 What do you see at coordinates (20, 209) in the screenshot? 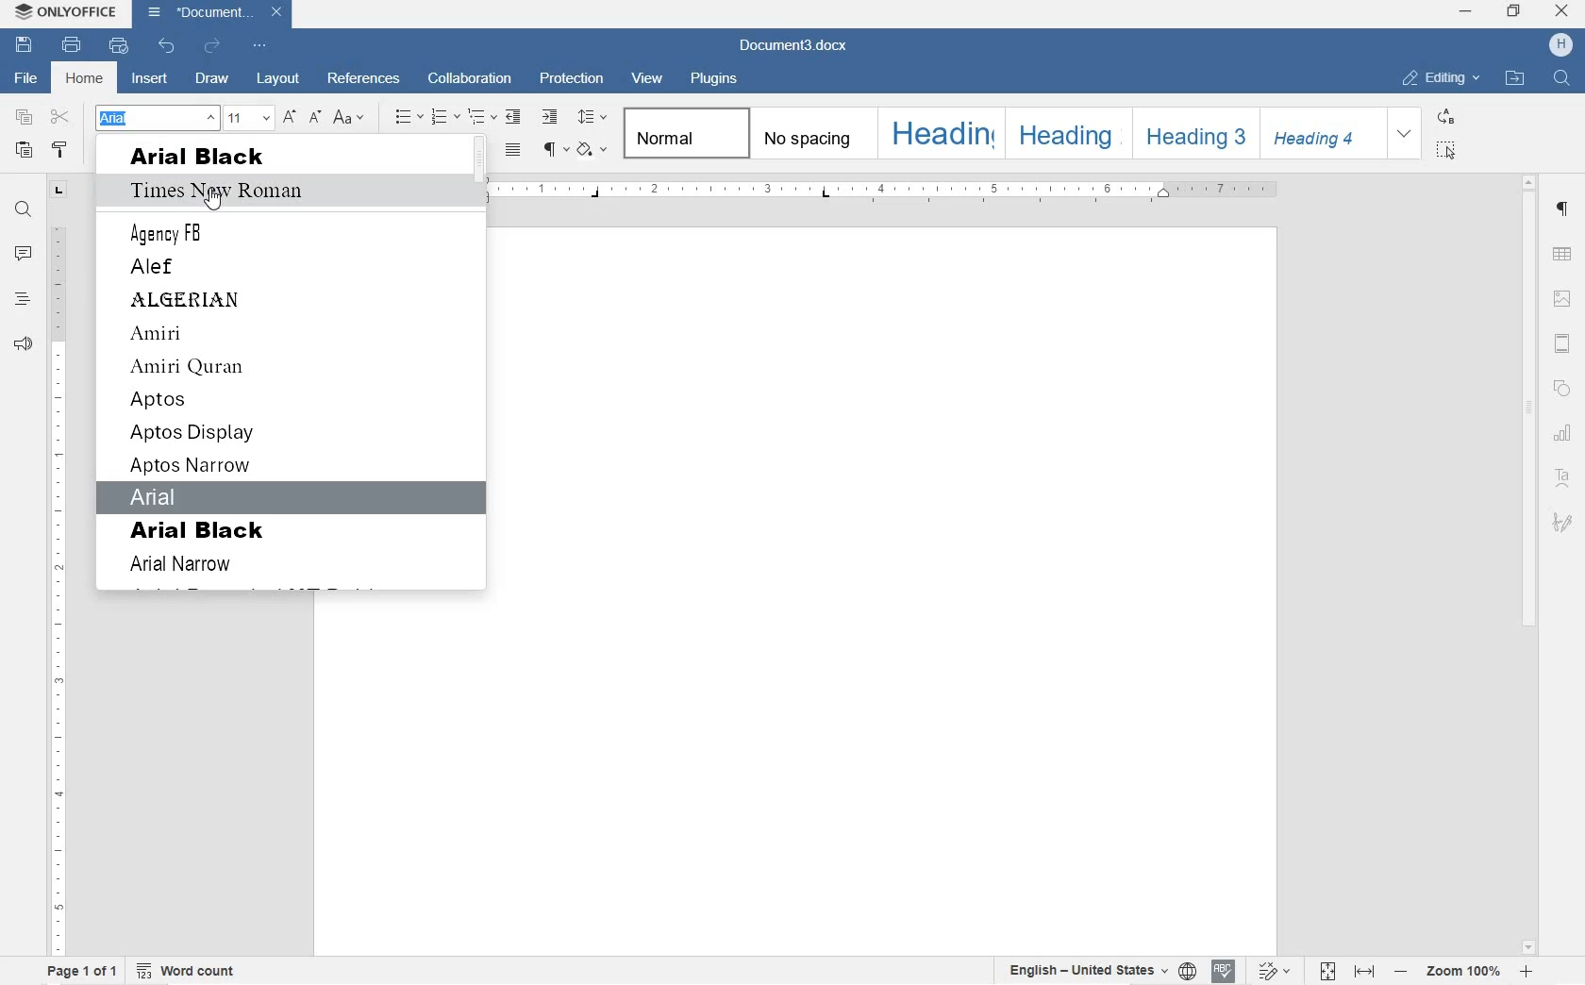
I see `FIND` at bounding box center [20, 209].